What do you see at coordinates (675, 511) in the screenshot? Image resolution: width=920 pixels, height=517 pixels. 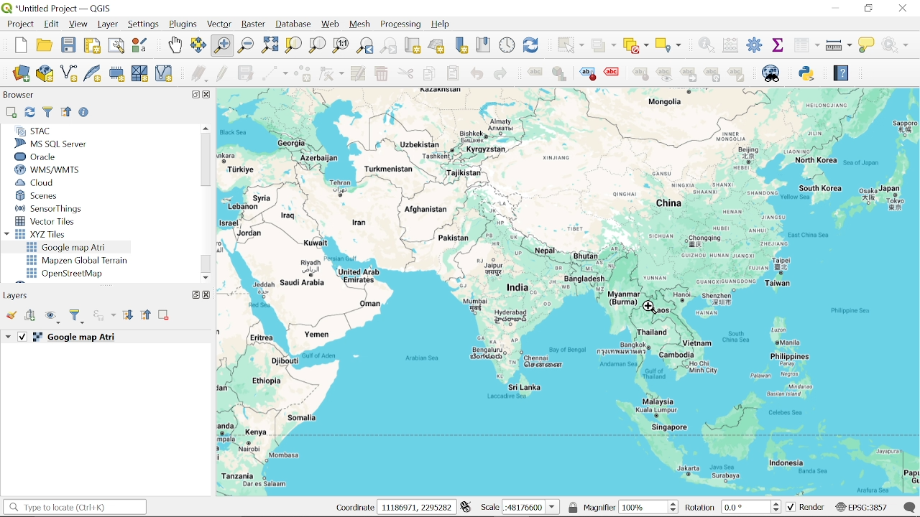 I see `Decrease` at bounding box center [675, 511].